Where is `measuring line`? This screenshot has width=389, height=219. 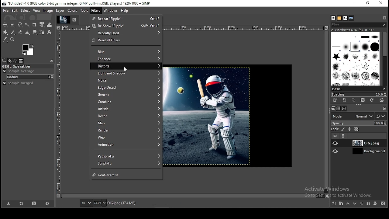 measuring line is located at coordinates (246, 28).